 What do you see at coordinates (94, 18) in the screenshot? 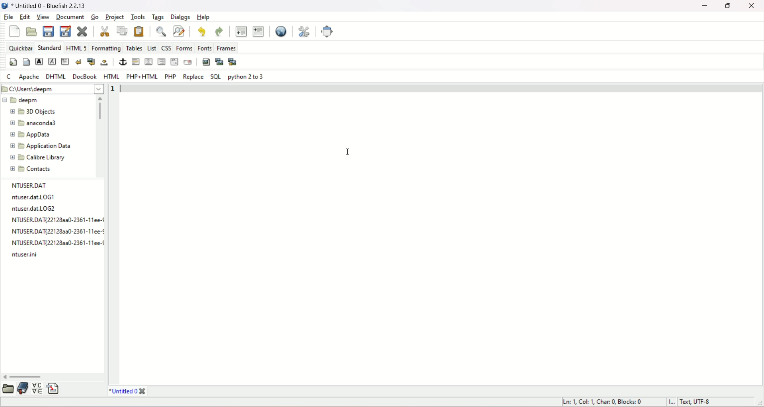
I see `go` at bounding box center [94, 18].